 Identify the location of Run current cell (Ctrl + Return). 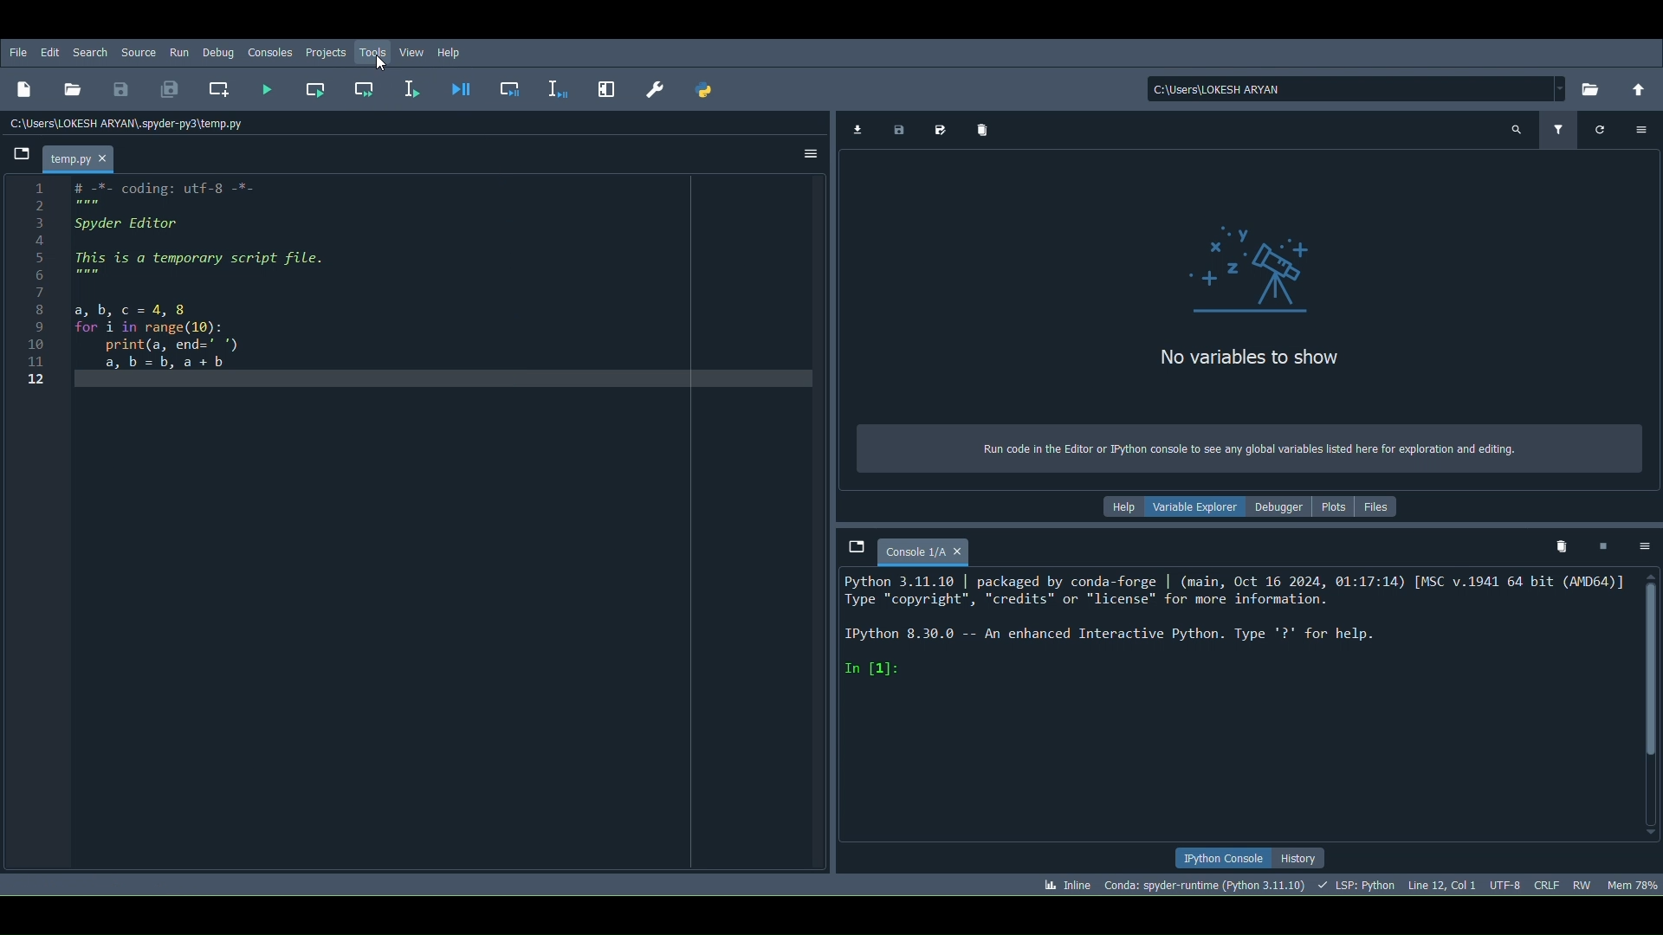
(315, 87).